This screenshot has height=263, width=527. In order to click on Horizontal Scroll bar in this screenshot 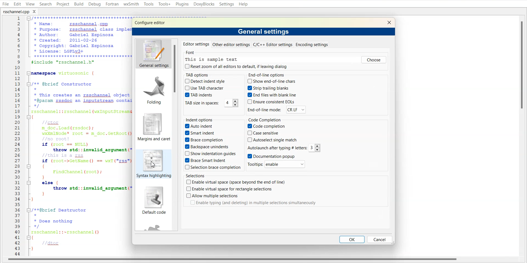, I will do `click(233, 260)`.